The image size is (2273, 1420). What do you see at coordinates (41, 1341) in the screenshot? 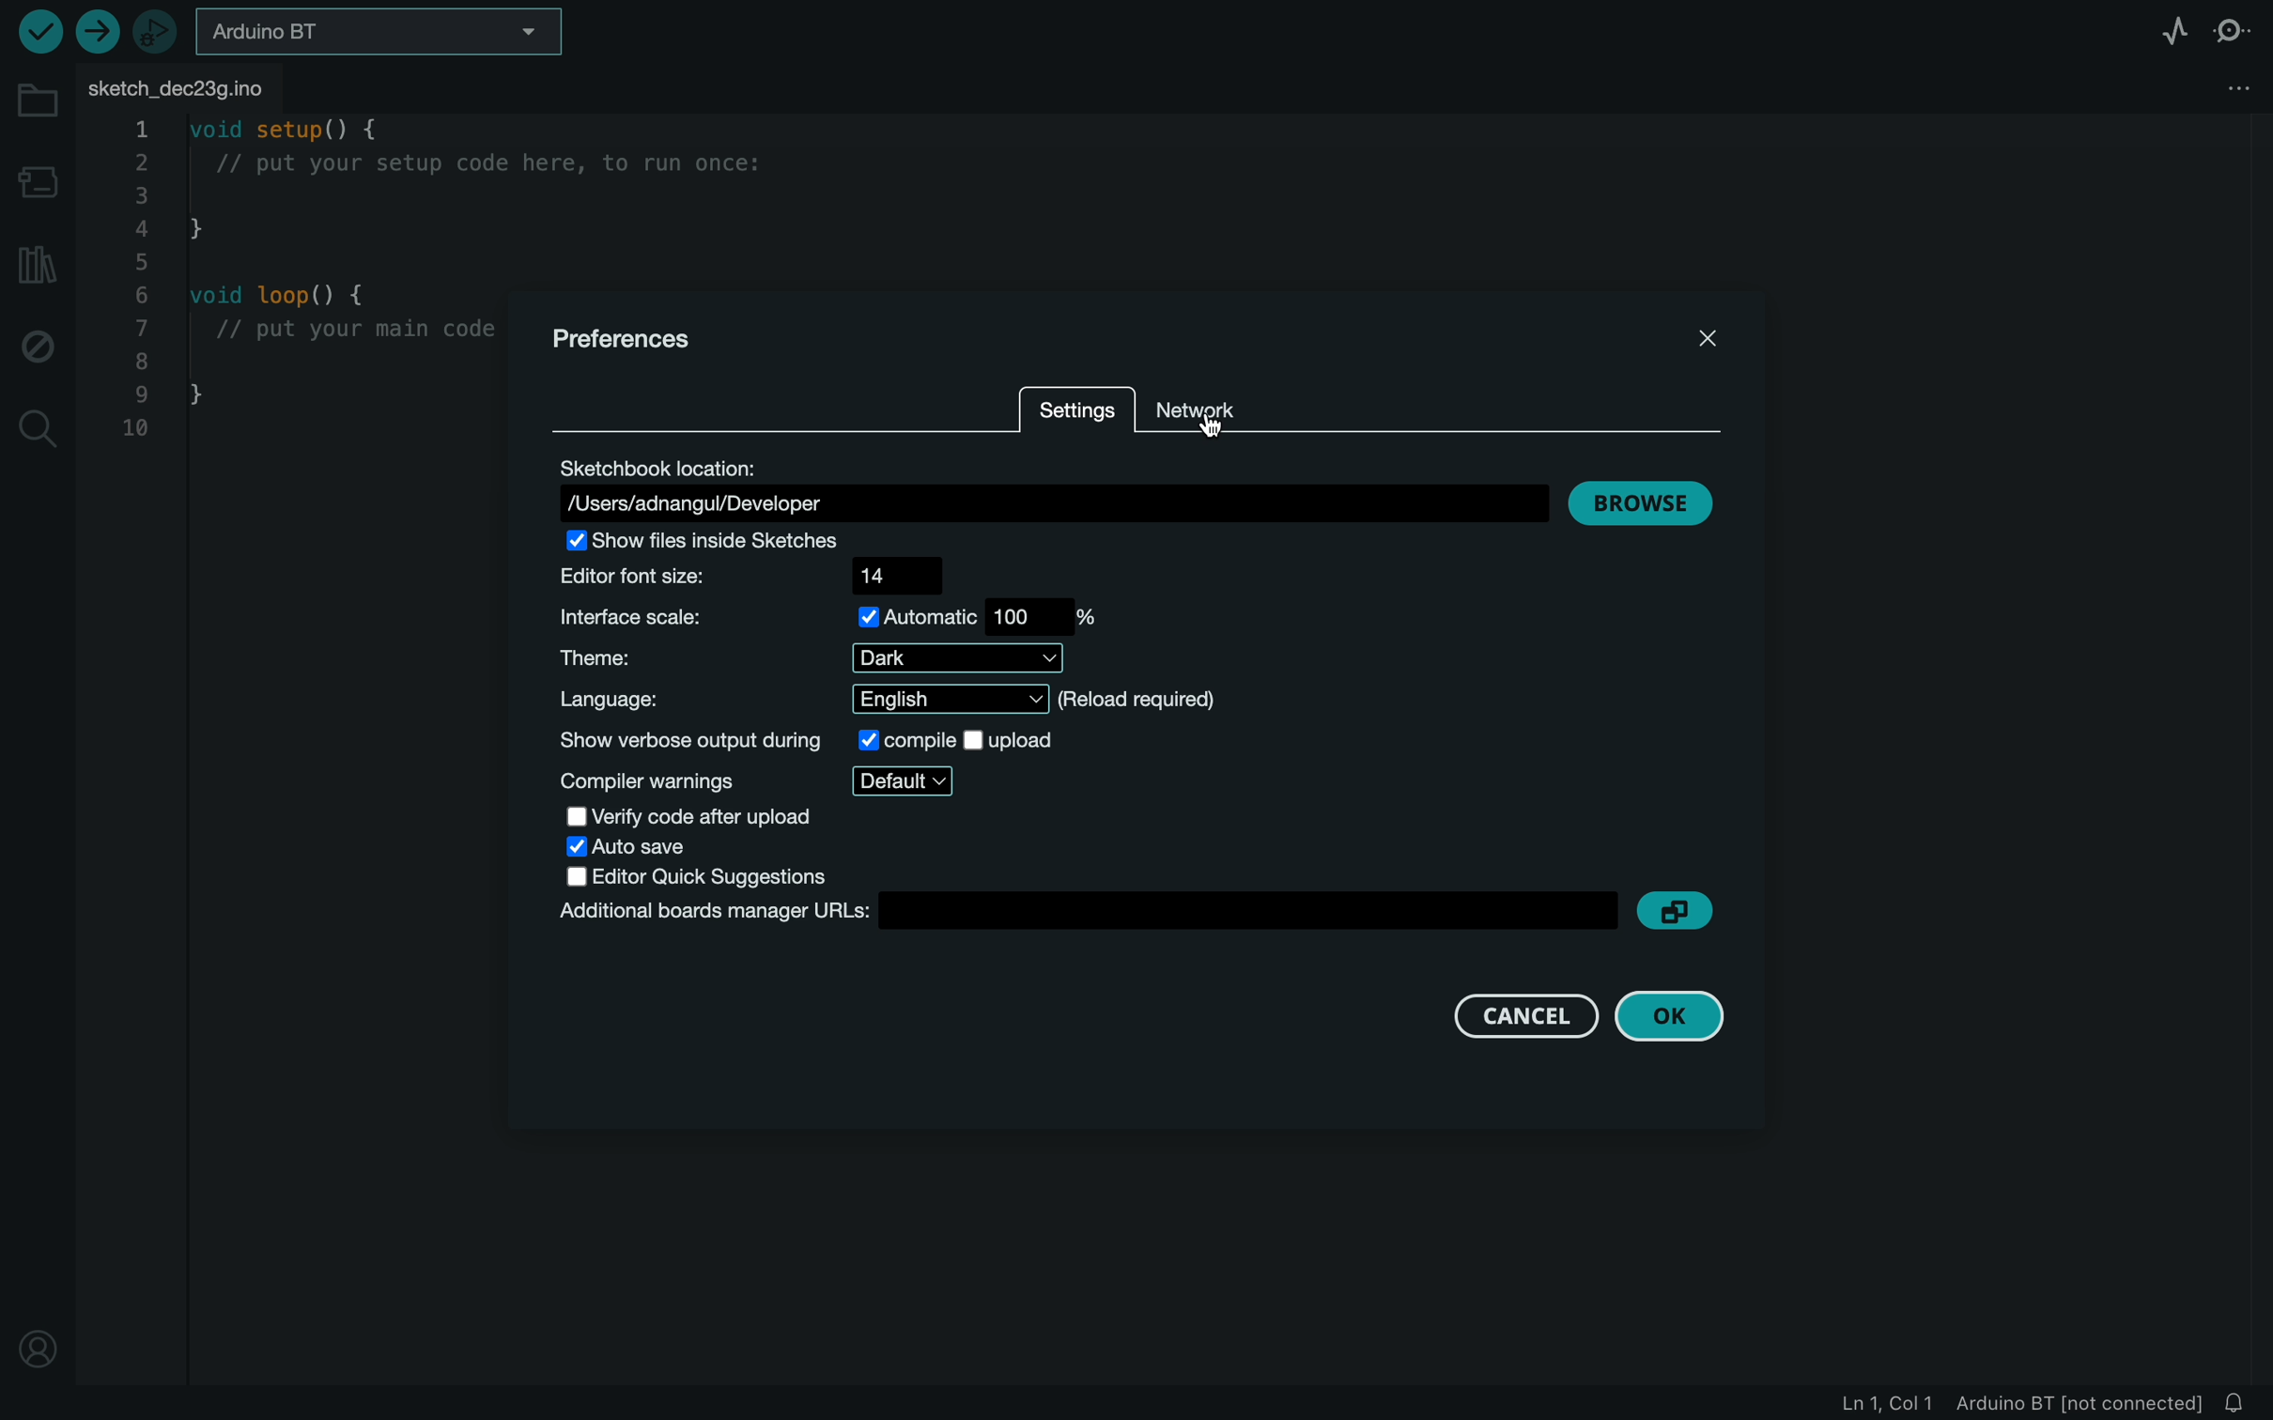
I see `profile` at bounding box center [41, 1341].